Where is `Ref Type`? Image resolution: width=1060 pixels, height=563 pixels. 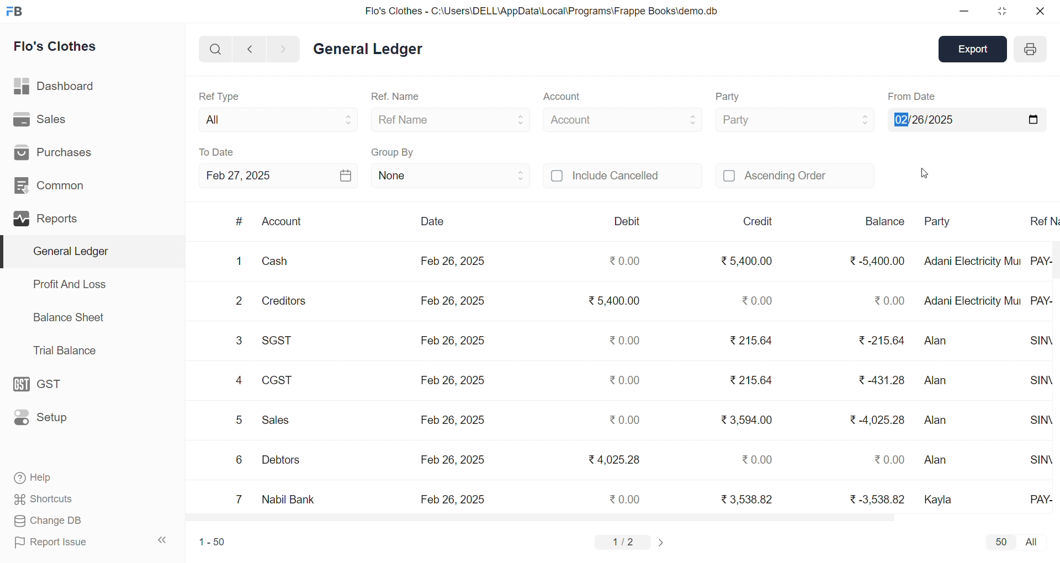 Ref Type is located at coordinates (219, 95).